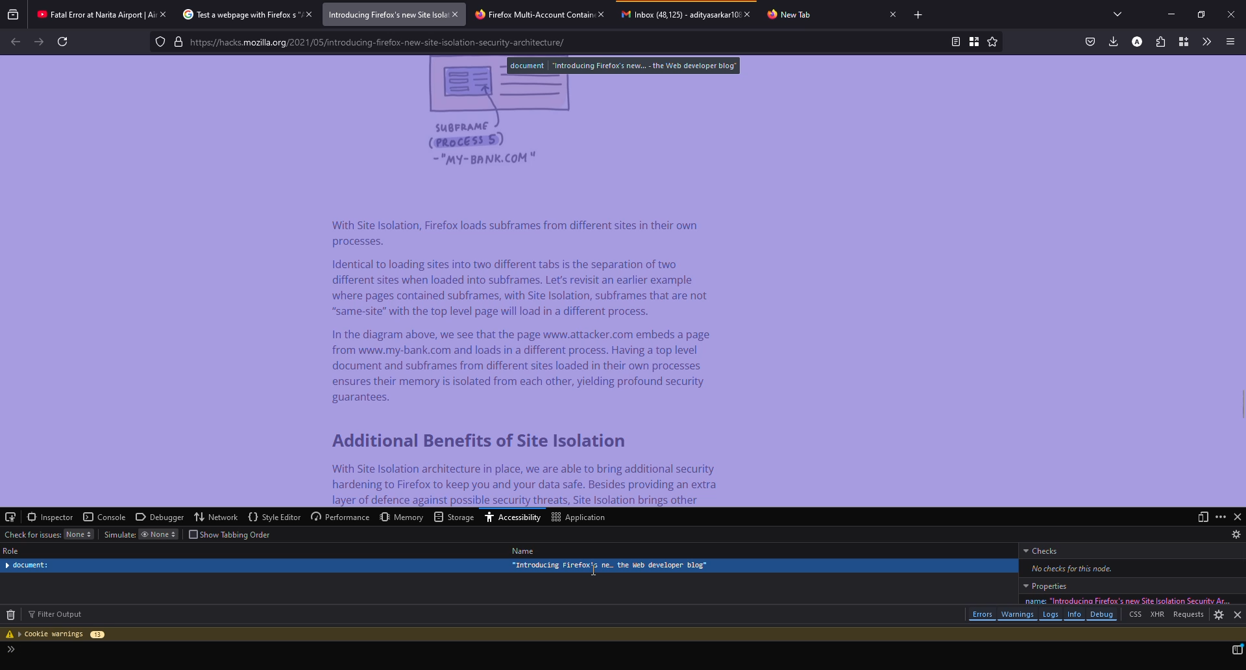  I want to click on bookmark, so click(973, 41).